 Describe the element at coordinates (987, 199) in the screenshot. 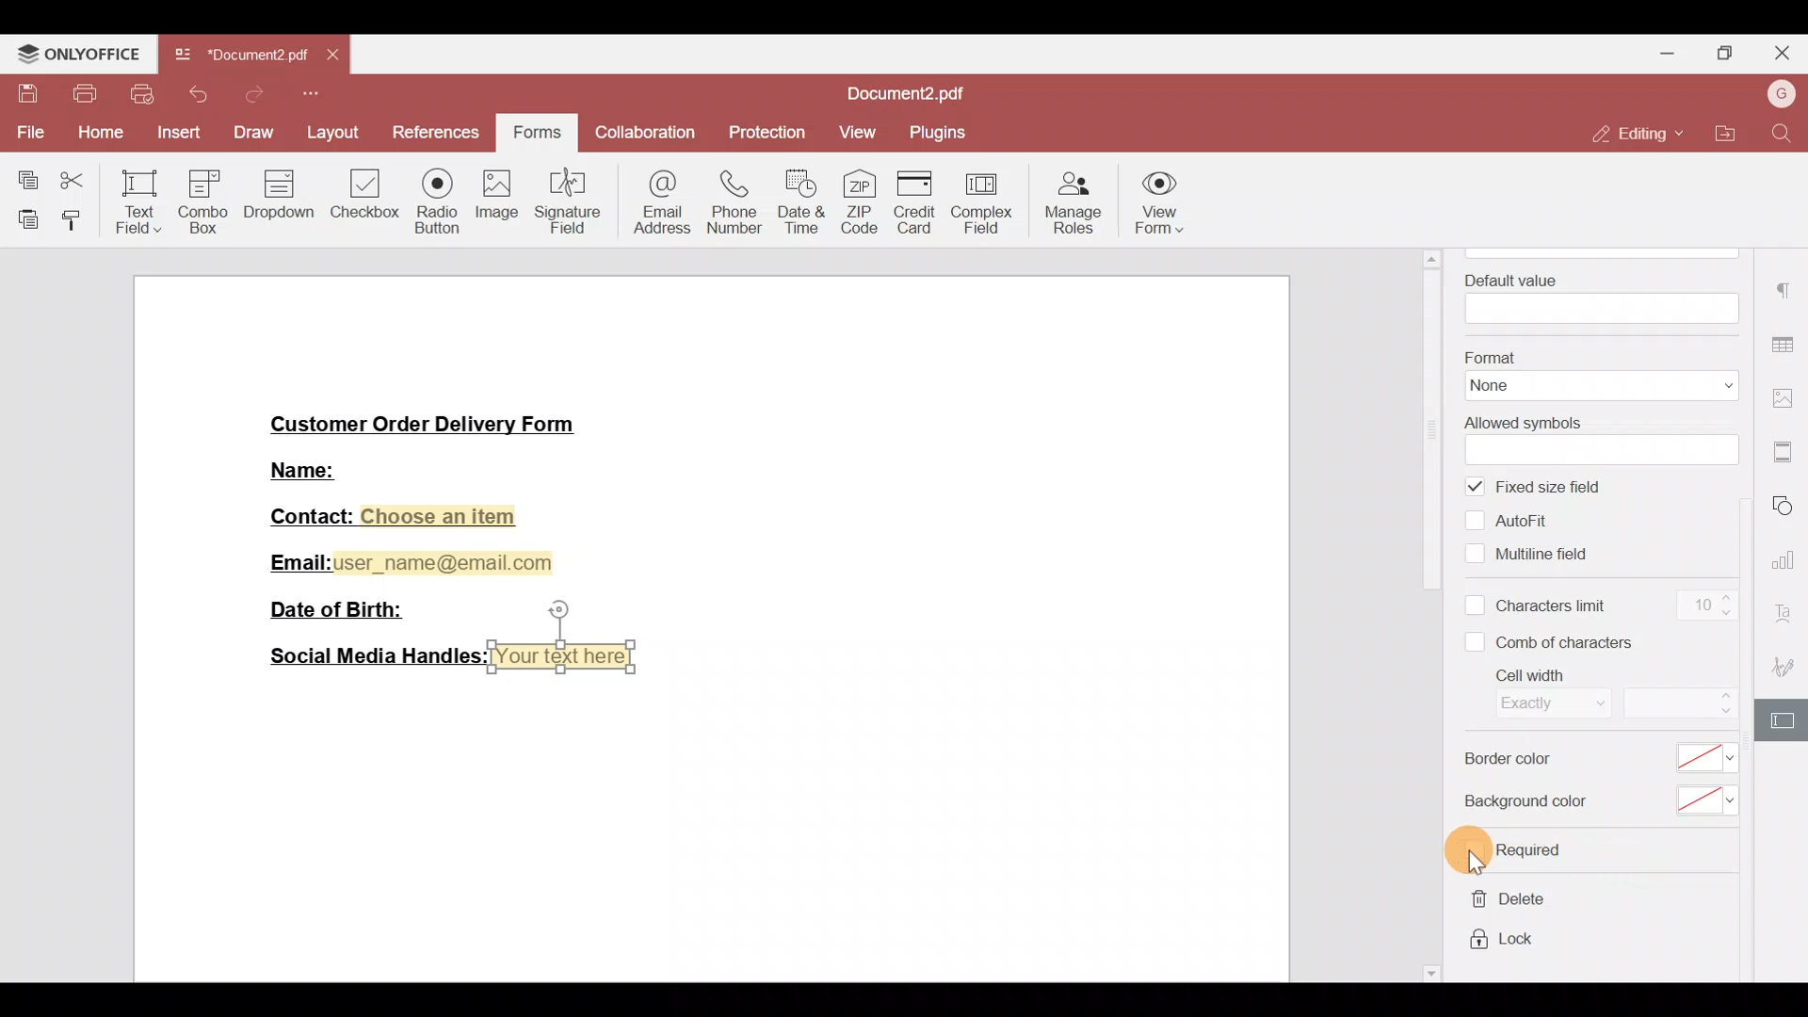

I see `Complex field` at that location.